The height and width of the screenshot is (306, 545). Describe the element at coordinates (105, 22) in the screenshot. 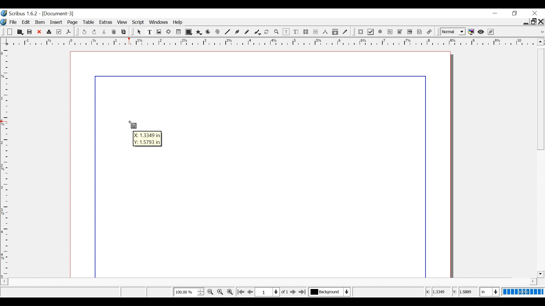

I see `Extras` at that location.